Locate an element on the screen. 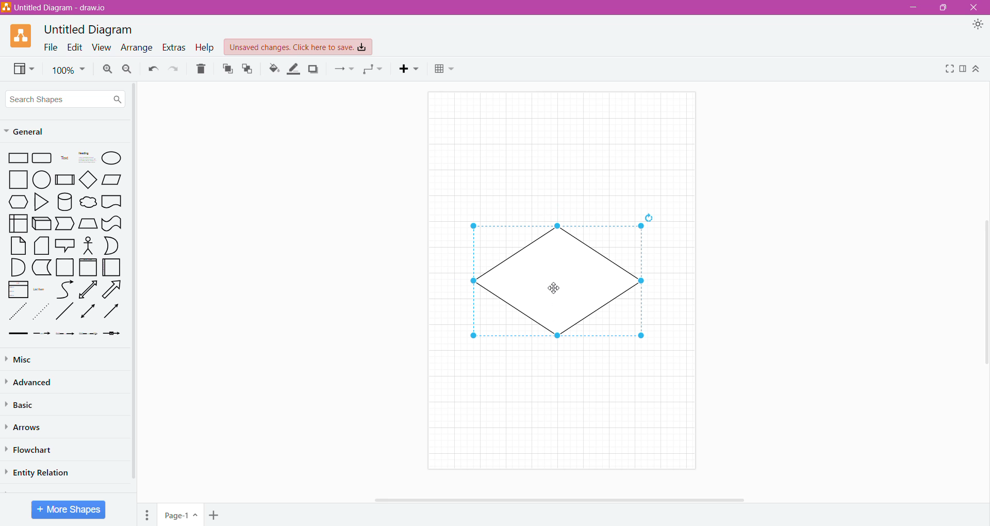  Table is located at coordinates (444, 70).